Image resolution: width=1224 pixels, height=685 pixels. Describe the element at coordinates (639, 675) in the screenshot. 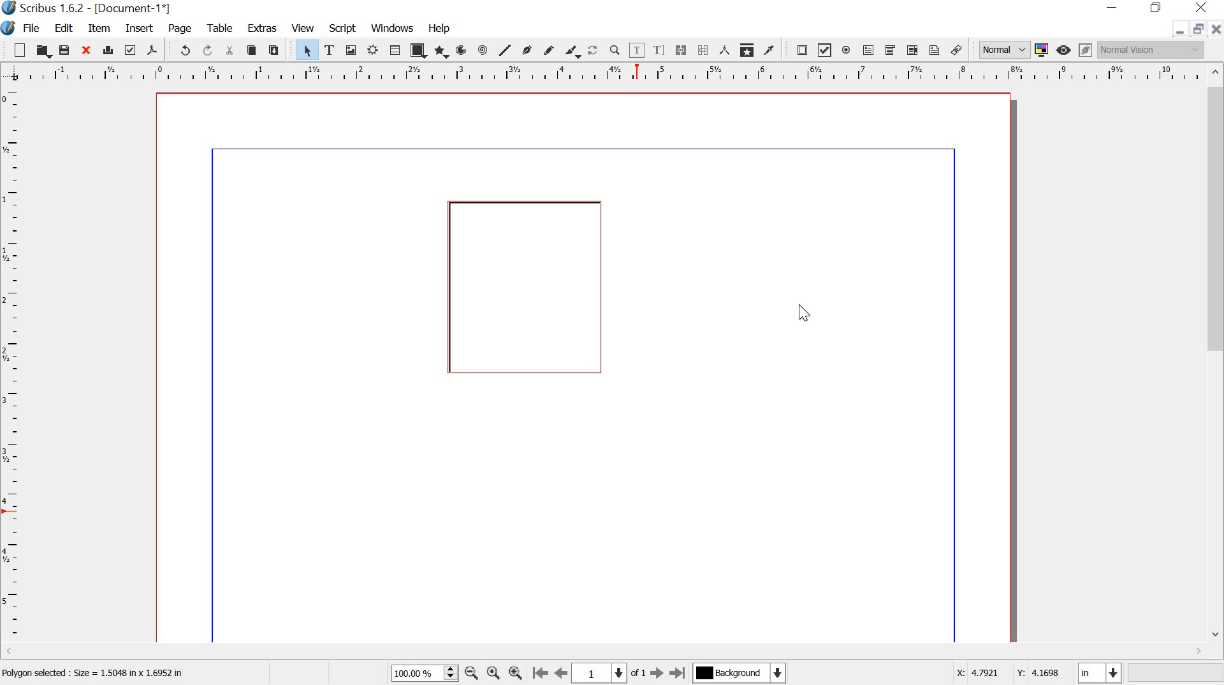

I see `of 1` at that location.